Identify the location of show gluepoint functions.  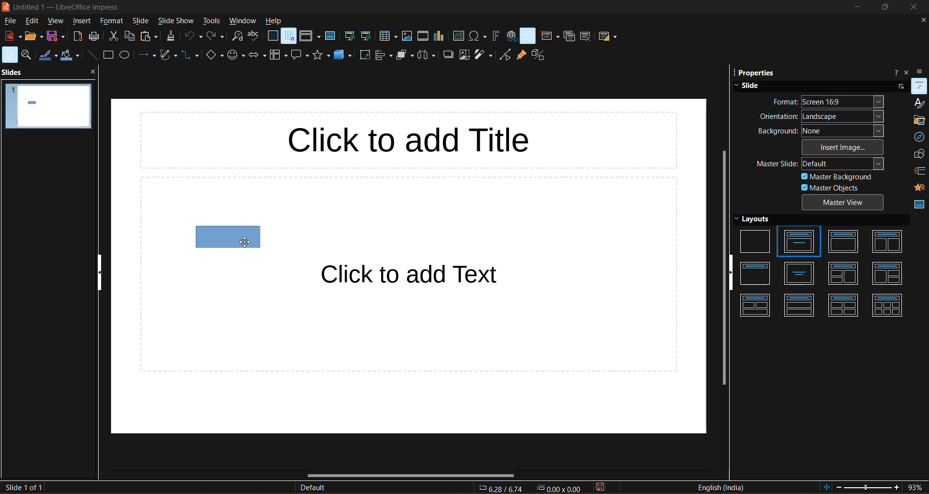
(520, 54).